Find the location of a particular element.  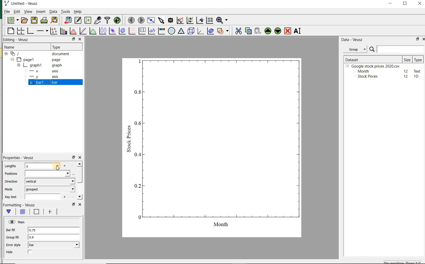

Help is located at coordinates (78, 12).